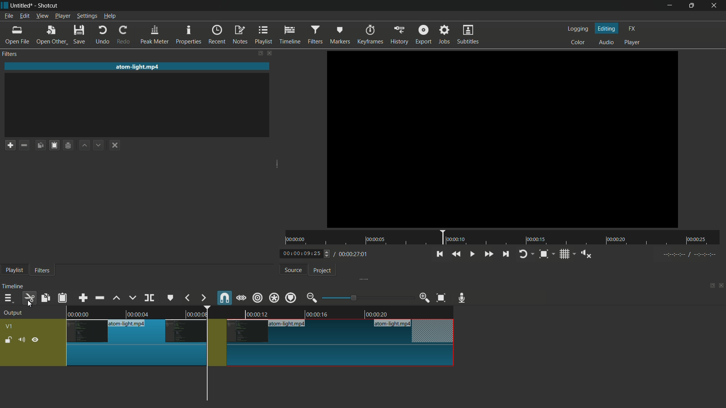 The height and width of the screenshot is (408, 726). Describe the element at coordinates (579, 29) in the screenshot. I see `logging` at that location.